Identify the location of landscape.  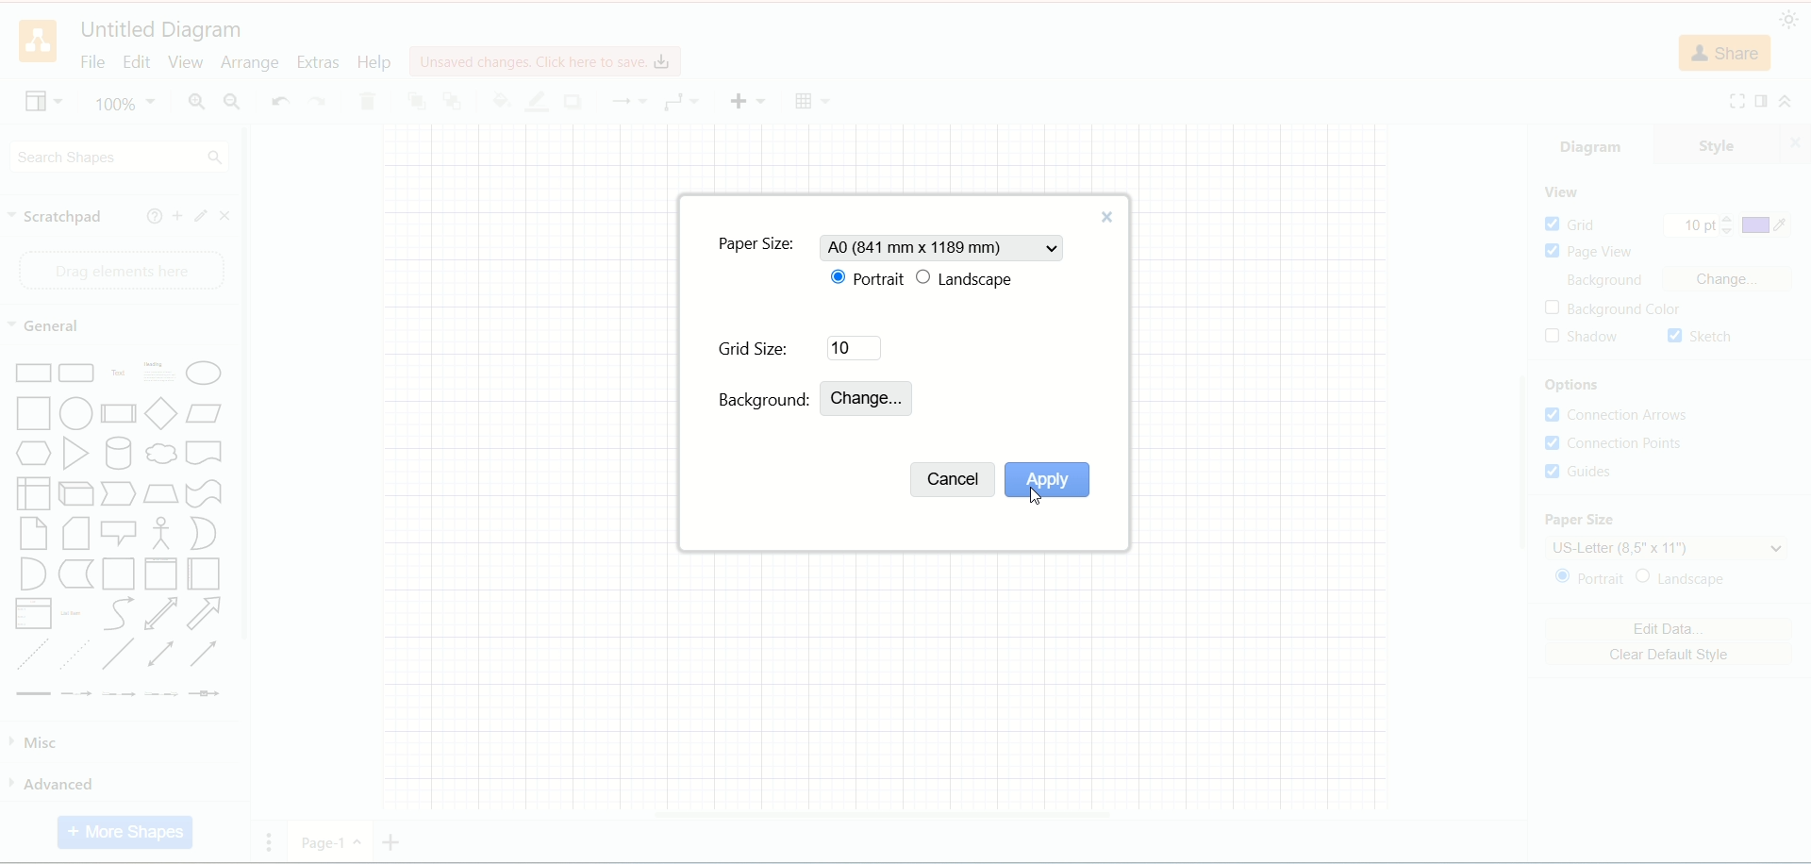
(967, 279).